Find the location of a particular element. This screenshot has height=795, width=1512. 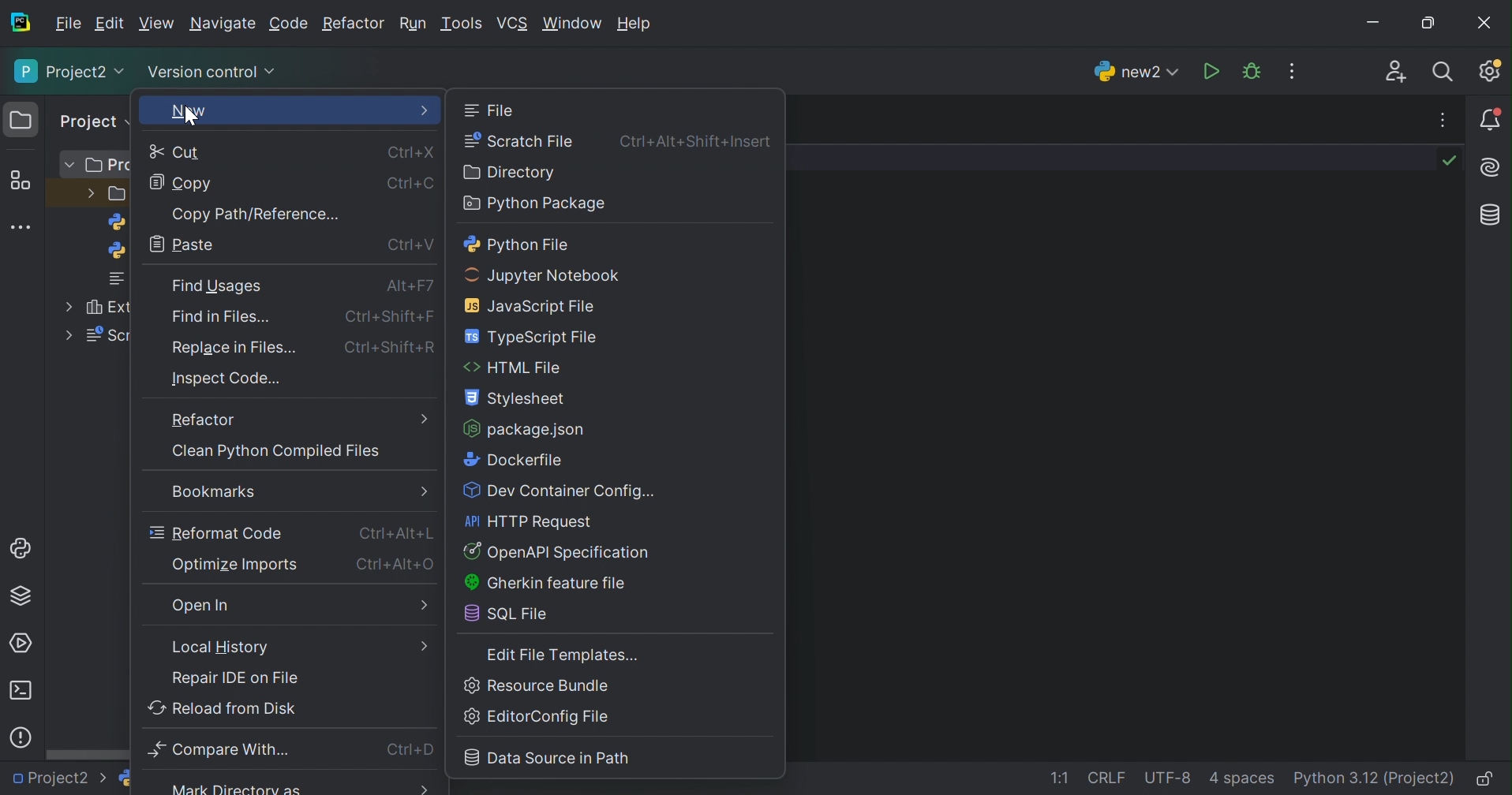

package.json is located at coordinates (524, 429).